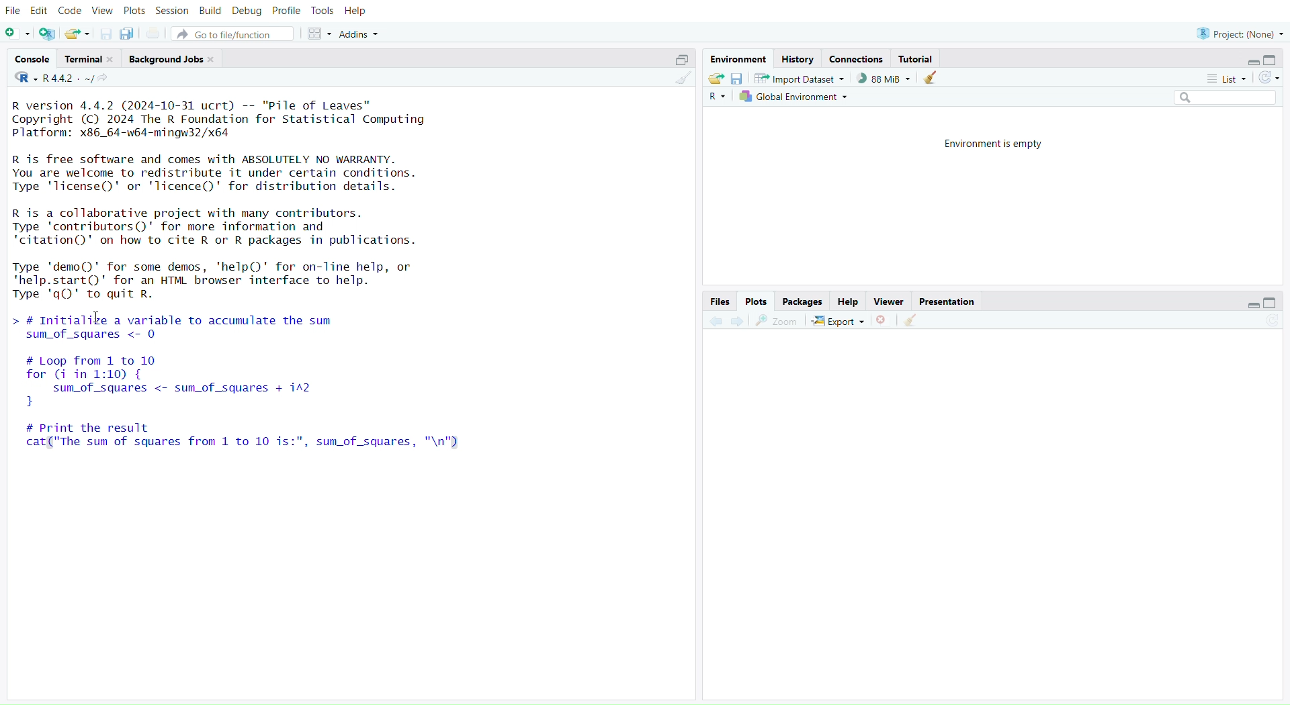 This screenshot has width=1290, height=705. I want to click on build, so click(210, 12).